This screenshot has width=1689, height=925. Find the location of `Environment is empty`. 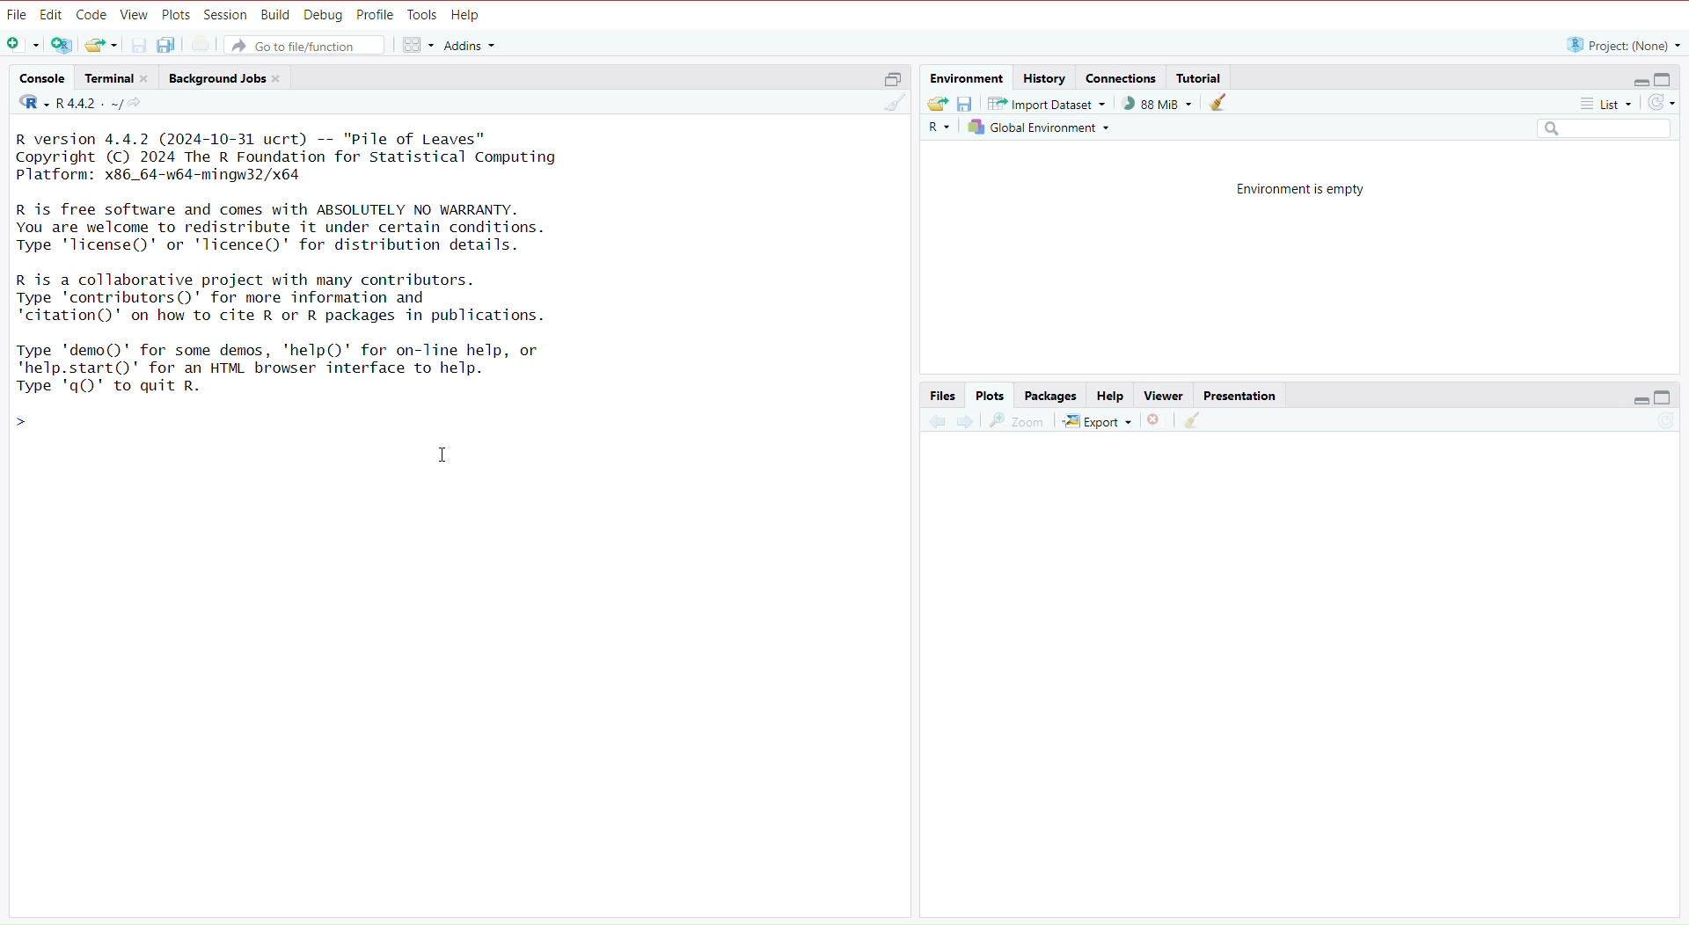

Environment is empty is located at coordinates (1303, 188).